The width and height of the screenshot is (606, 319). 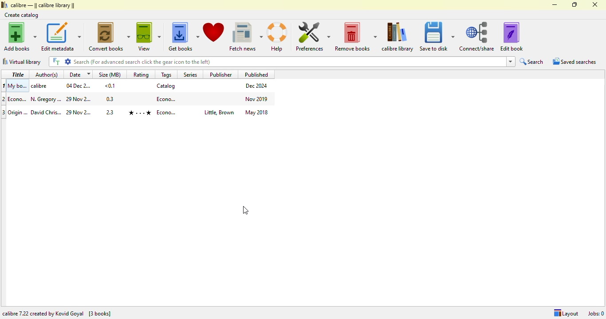 I want to click on connect/share, so click(x=477, y=37).